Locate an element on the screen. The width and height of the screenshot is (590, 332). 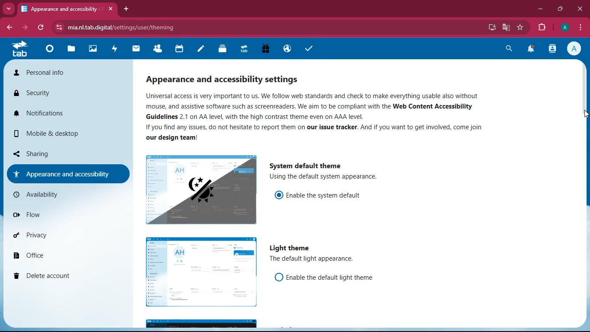
profile is located at coordinates (576, 49).